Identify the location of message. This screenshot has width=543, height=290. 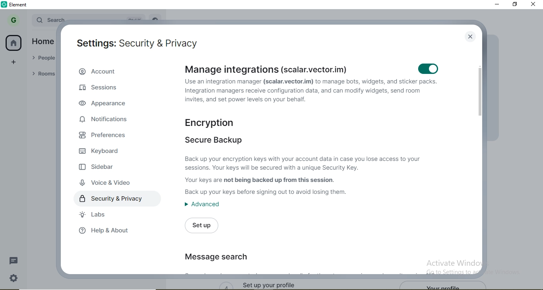
(15, 261).